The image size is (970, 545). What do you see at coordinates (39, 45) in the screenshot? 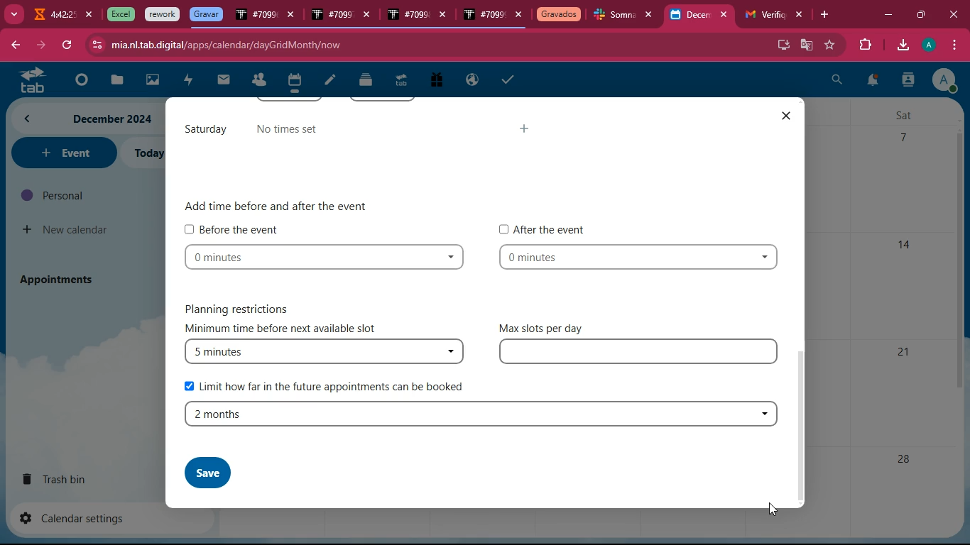
I see `forward` at bounding box center [39, 45].